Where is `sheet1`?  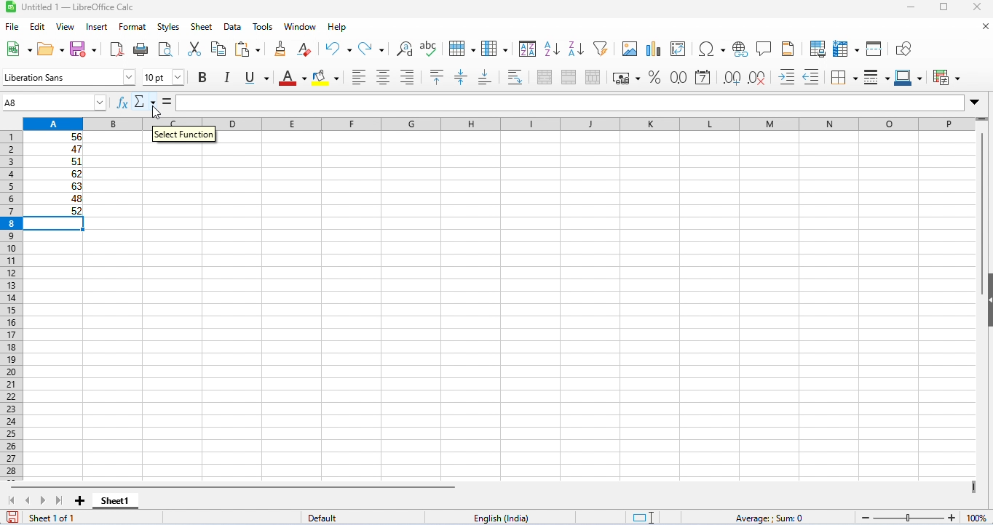
sheet1 is located at coordinates (114, 501).